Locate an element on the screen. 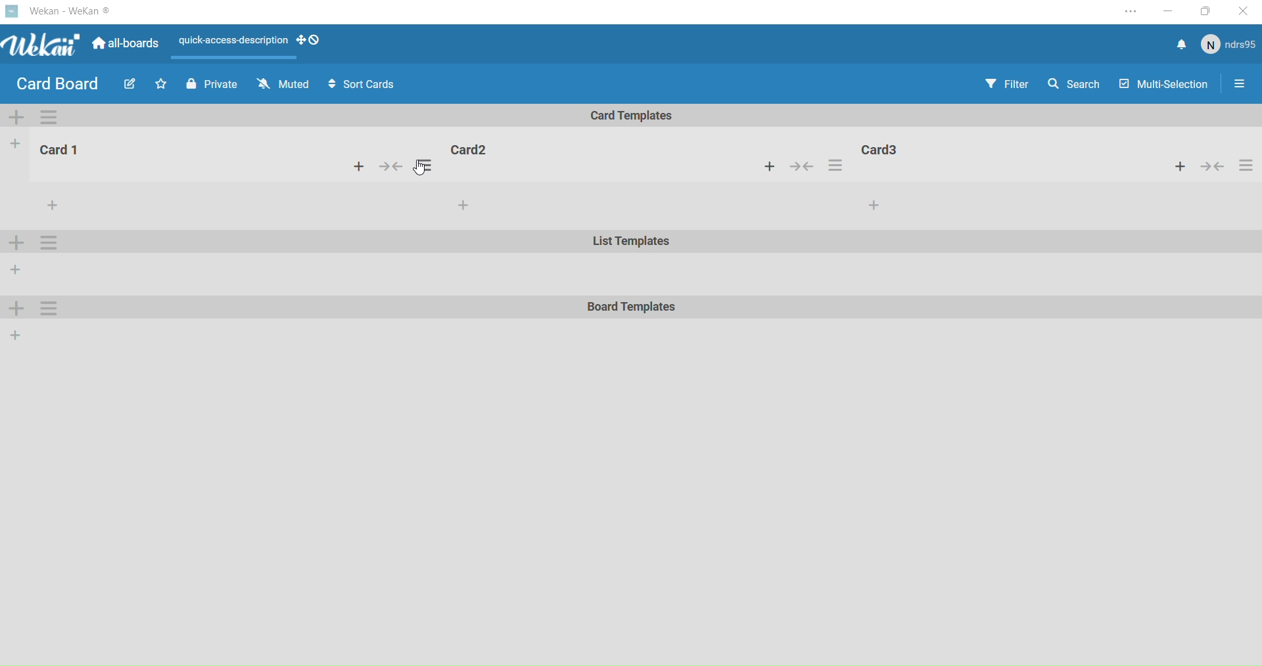  add is located at coordinates (12, 309).